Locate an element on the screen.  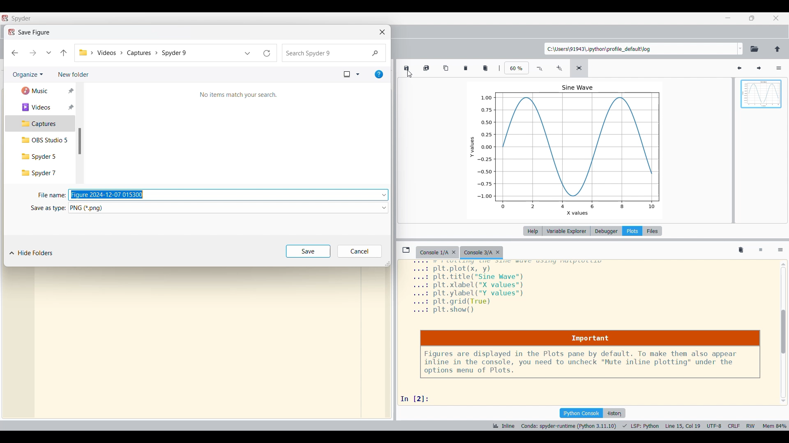
Next plot is located at coordinates (759, 69).